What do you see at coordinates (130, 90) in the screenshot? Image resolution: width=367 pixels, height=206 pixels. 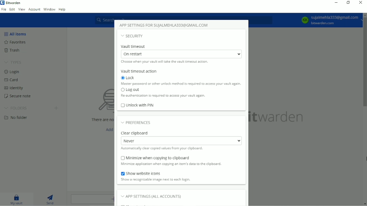 I see `Logout` at bounding box center [130, 90].